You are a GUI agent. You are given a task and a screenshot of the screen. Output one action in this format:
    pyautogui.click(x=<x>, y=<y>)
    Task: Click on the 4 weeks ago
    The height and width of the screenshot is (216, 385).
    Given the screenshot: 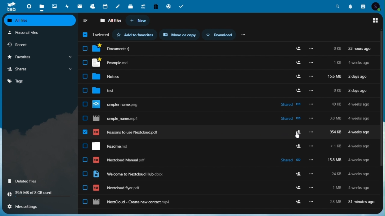 What is the action you would take?
    pyautogui.click(x=360, y=133)
    